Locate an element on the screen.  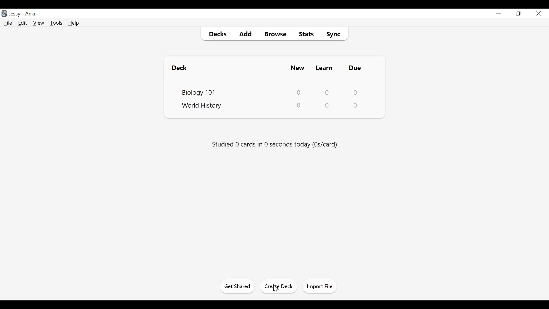
Deck is located at coordinates (182, 68).